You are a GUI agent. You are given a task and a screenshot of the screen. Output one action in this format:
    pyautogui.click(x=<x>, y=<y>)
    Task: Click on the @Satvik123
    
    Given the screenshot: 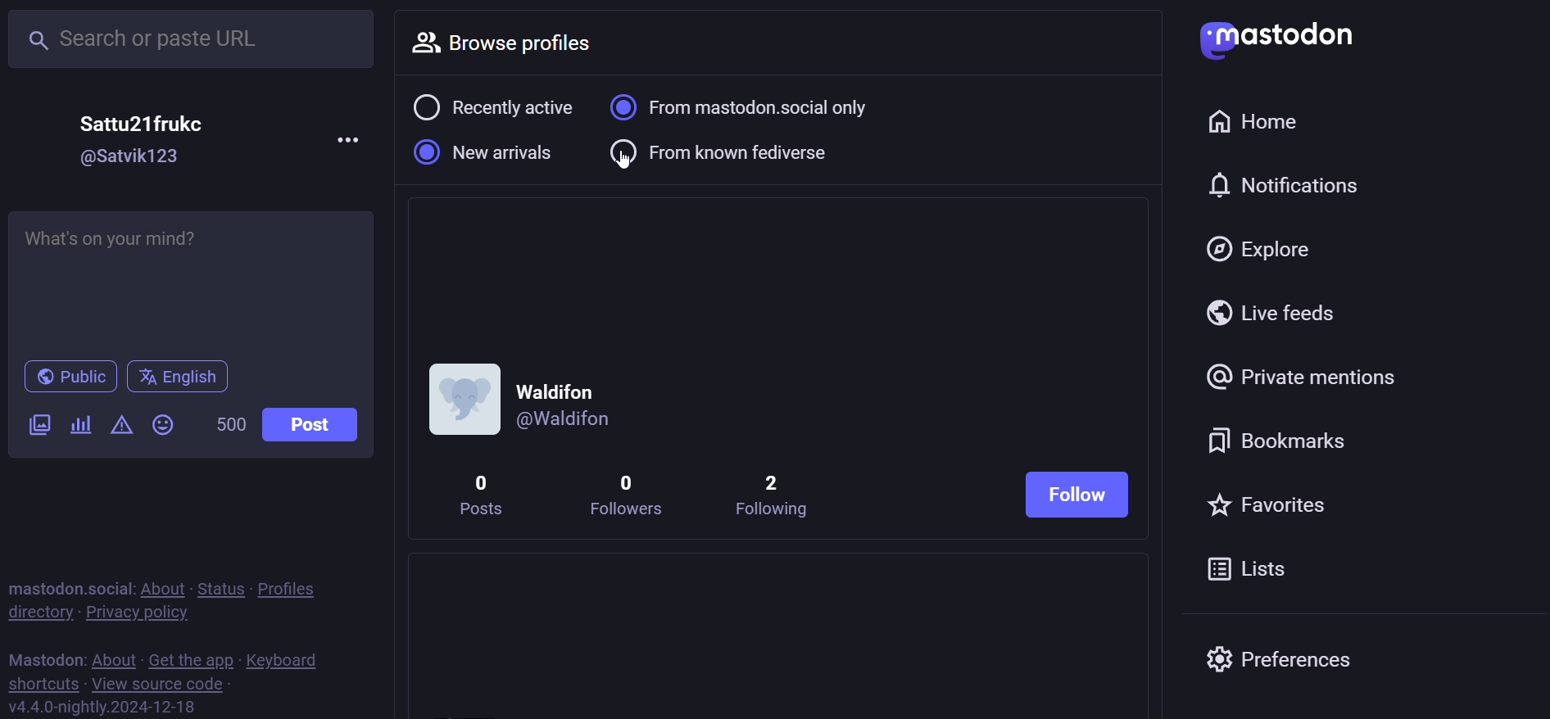 What is the action you would take?
    pyautogui.click(x=135, y=154)
    